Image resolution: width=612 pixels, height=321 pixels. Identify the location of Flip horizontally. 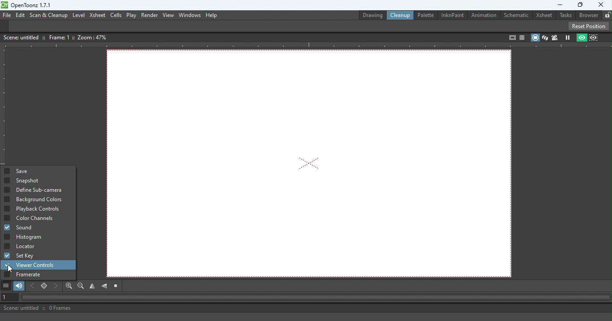
(92, 287).